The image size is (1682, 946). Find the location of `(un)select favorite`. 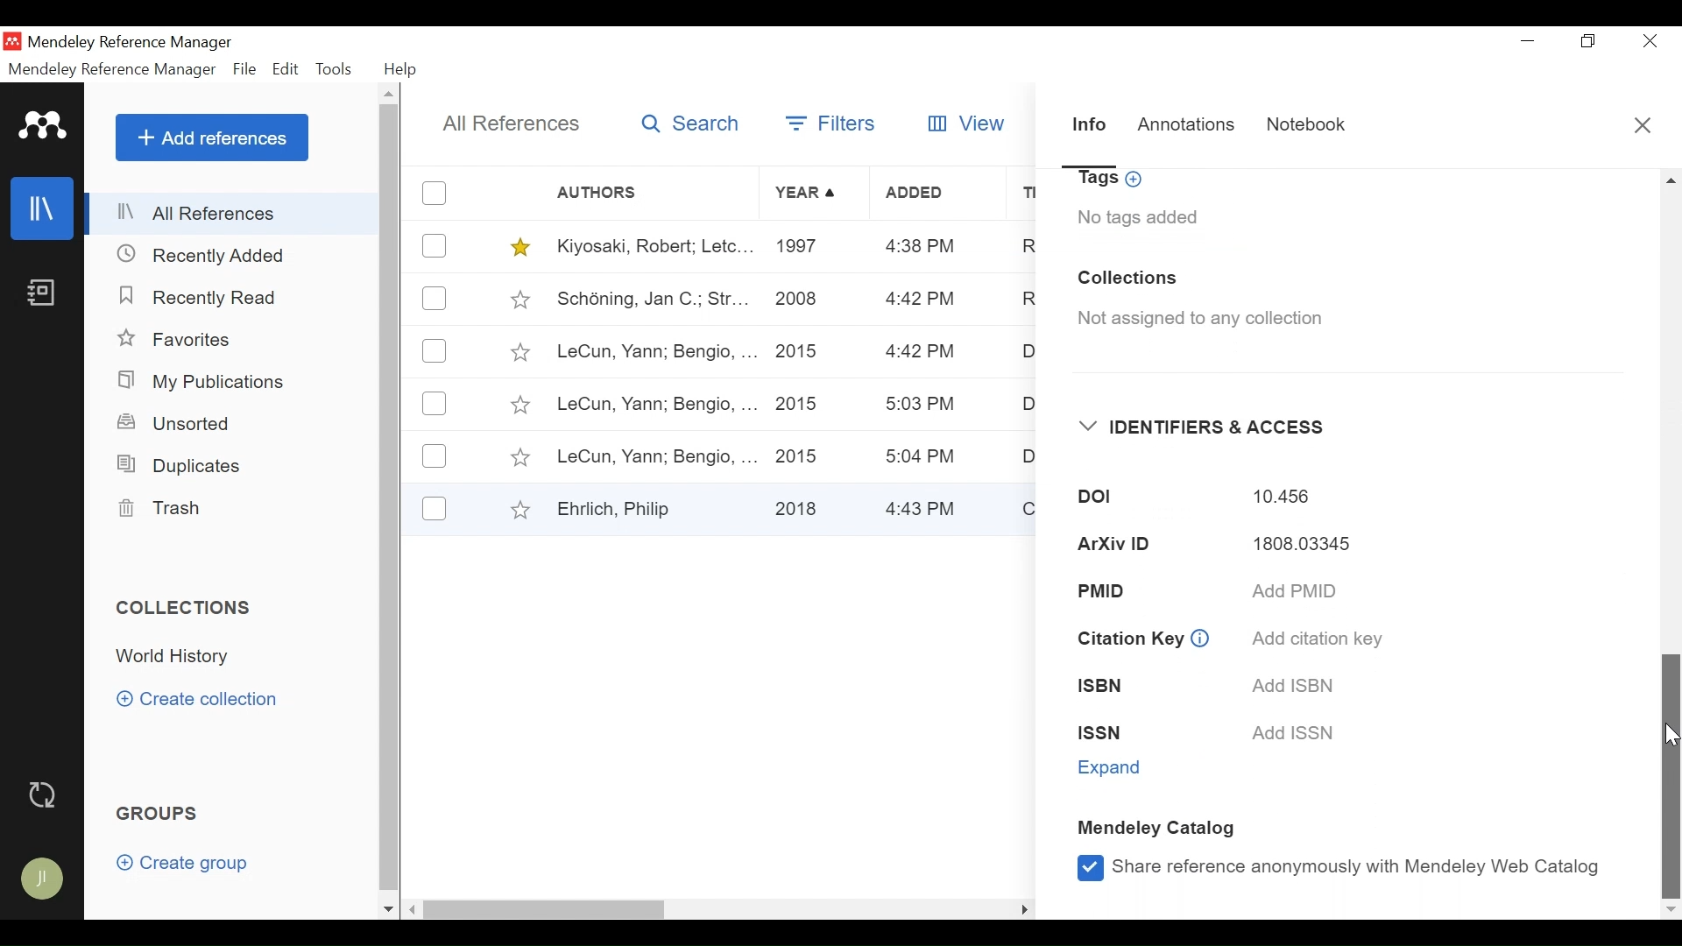

(un)select favorite is located at coordinates (516, 509).